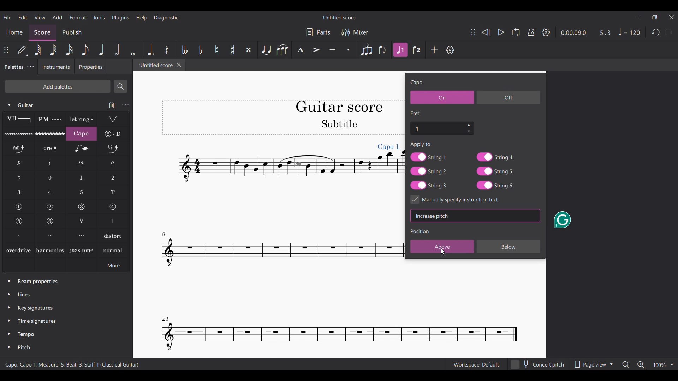  What do you see at coordinates (69, 50) in the screenshot?
I see `16th note` at bounding box center [69, 50].